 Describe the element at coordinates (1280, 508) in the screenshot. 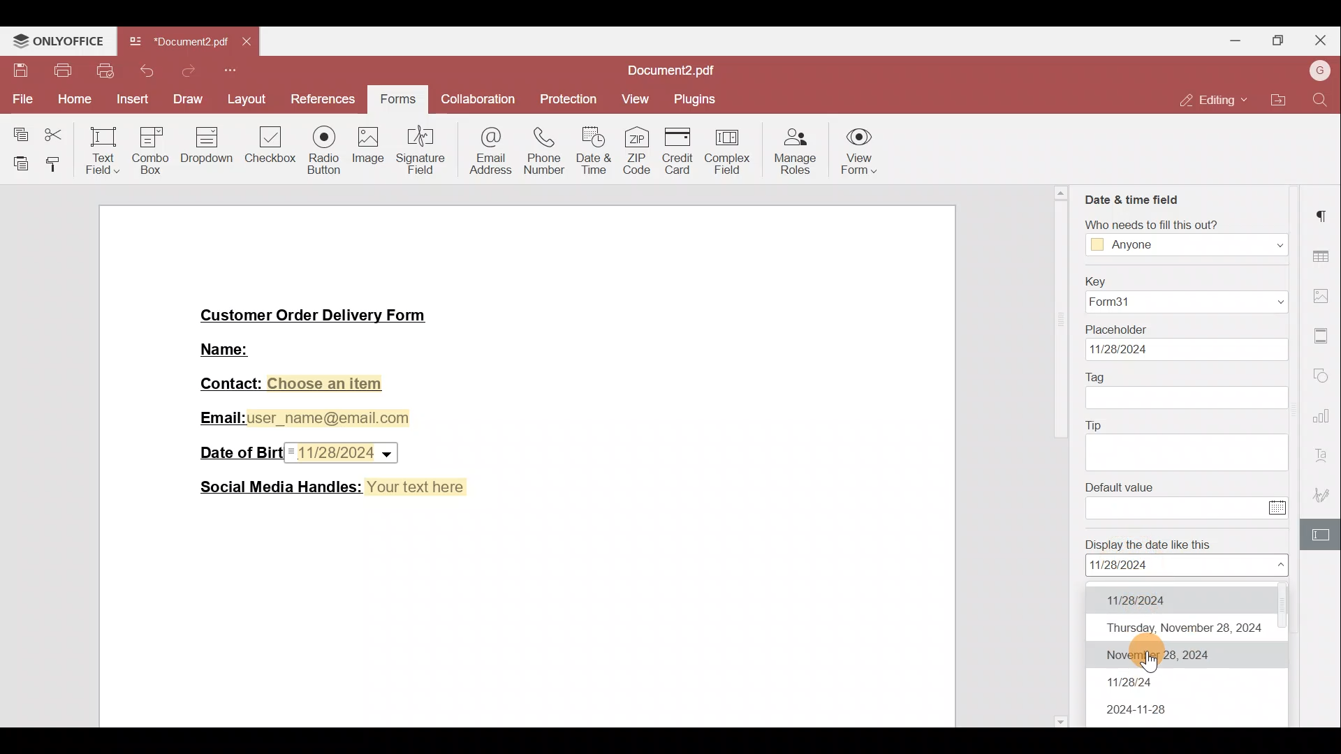

I see `Calendar ` at that location.